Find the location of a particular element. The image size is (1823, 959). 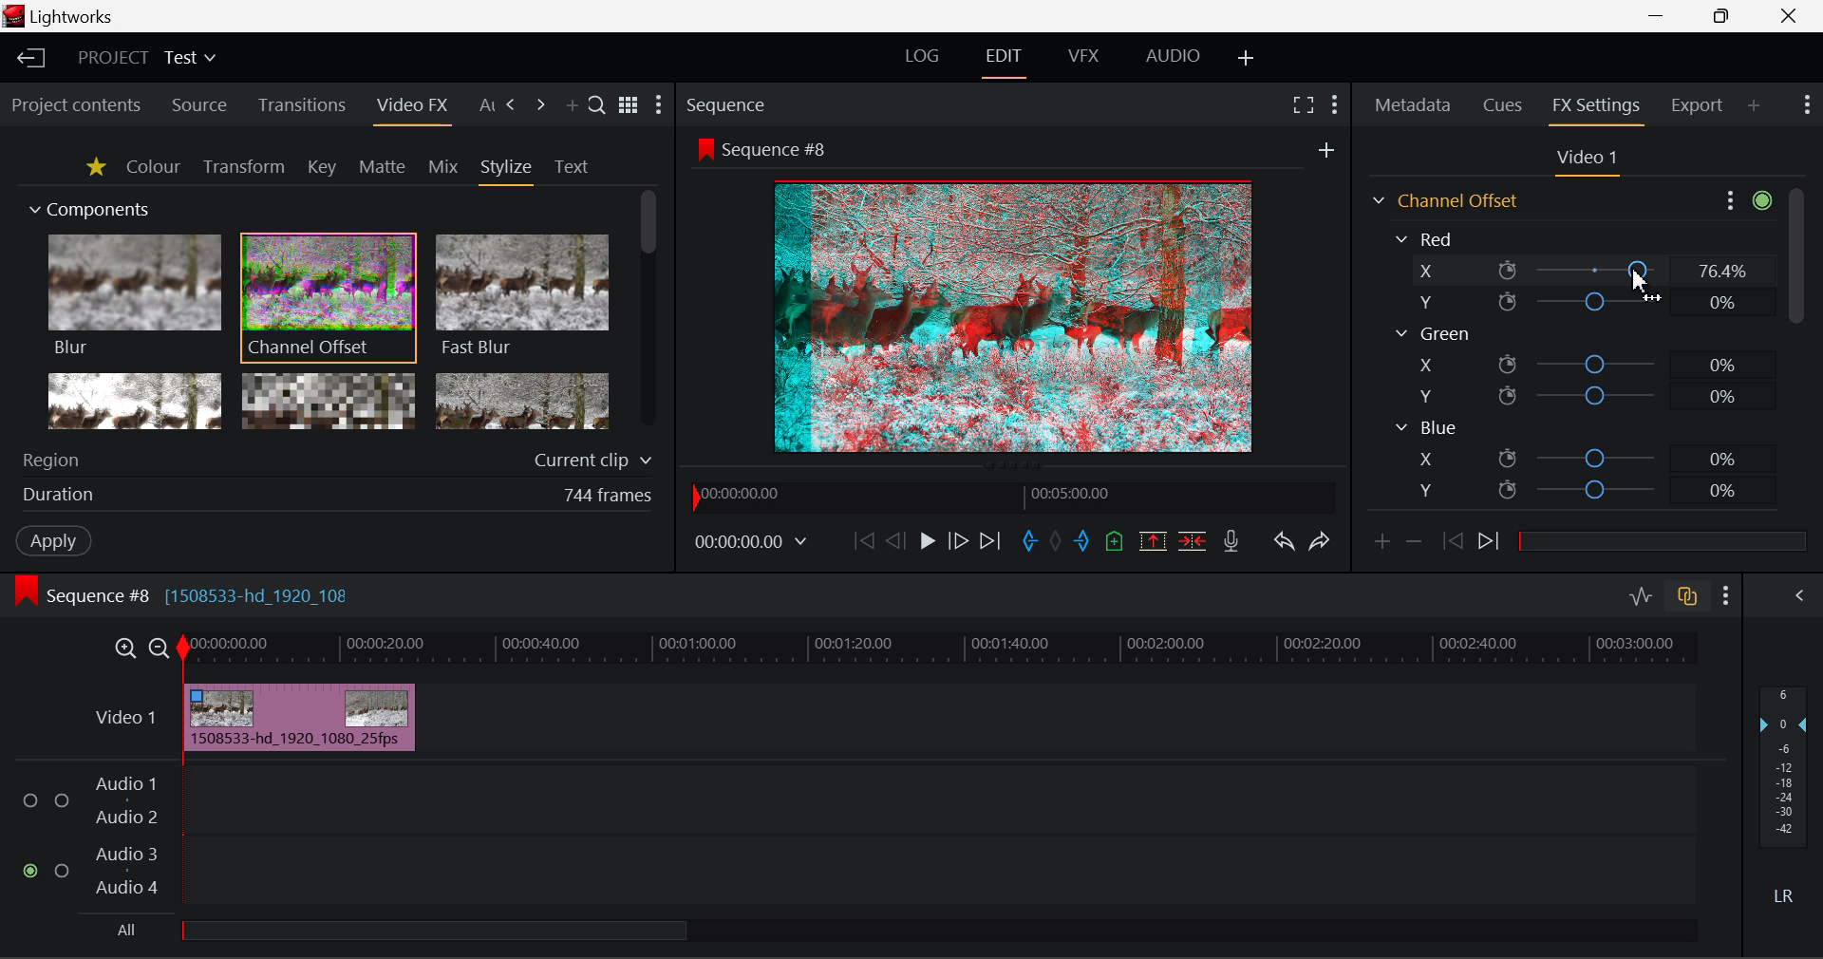

Project Title is located at coordinates (146, 55).